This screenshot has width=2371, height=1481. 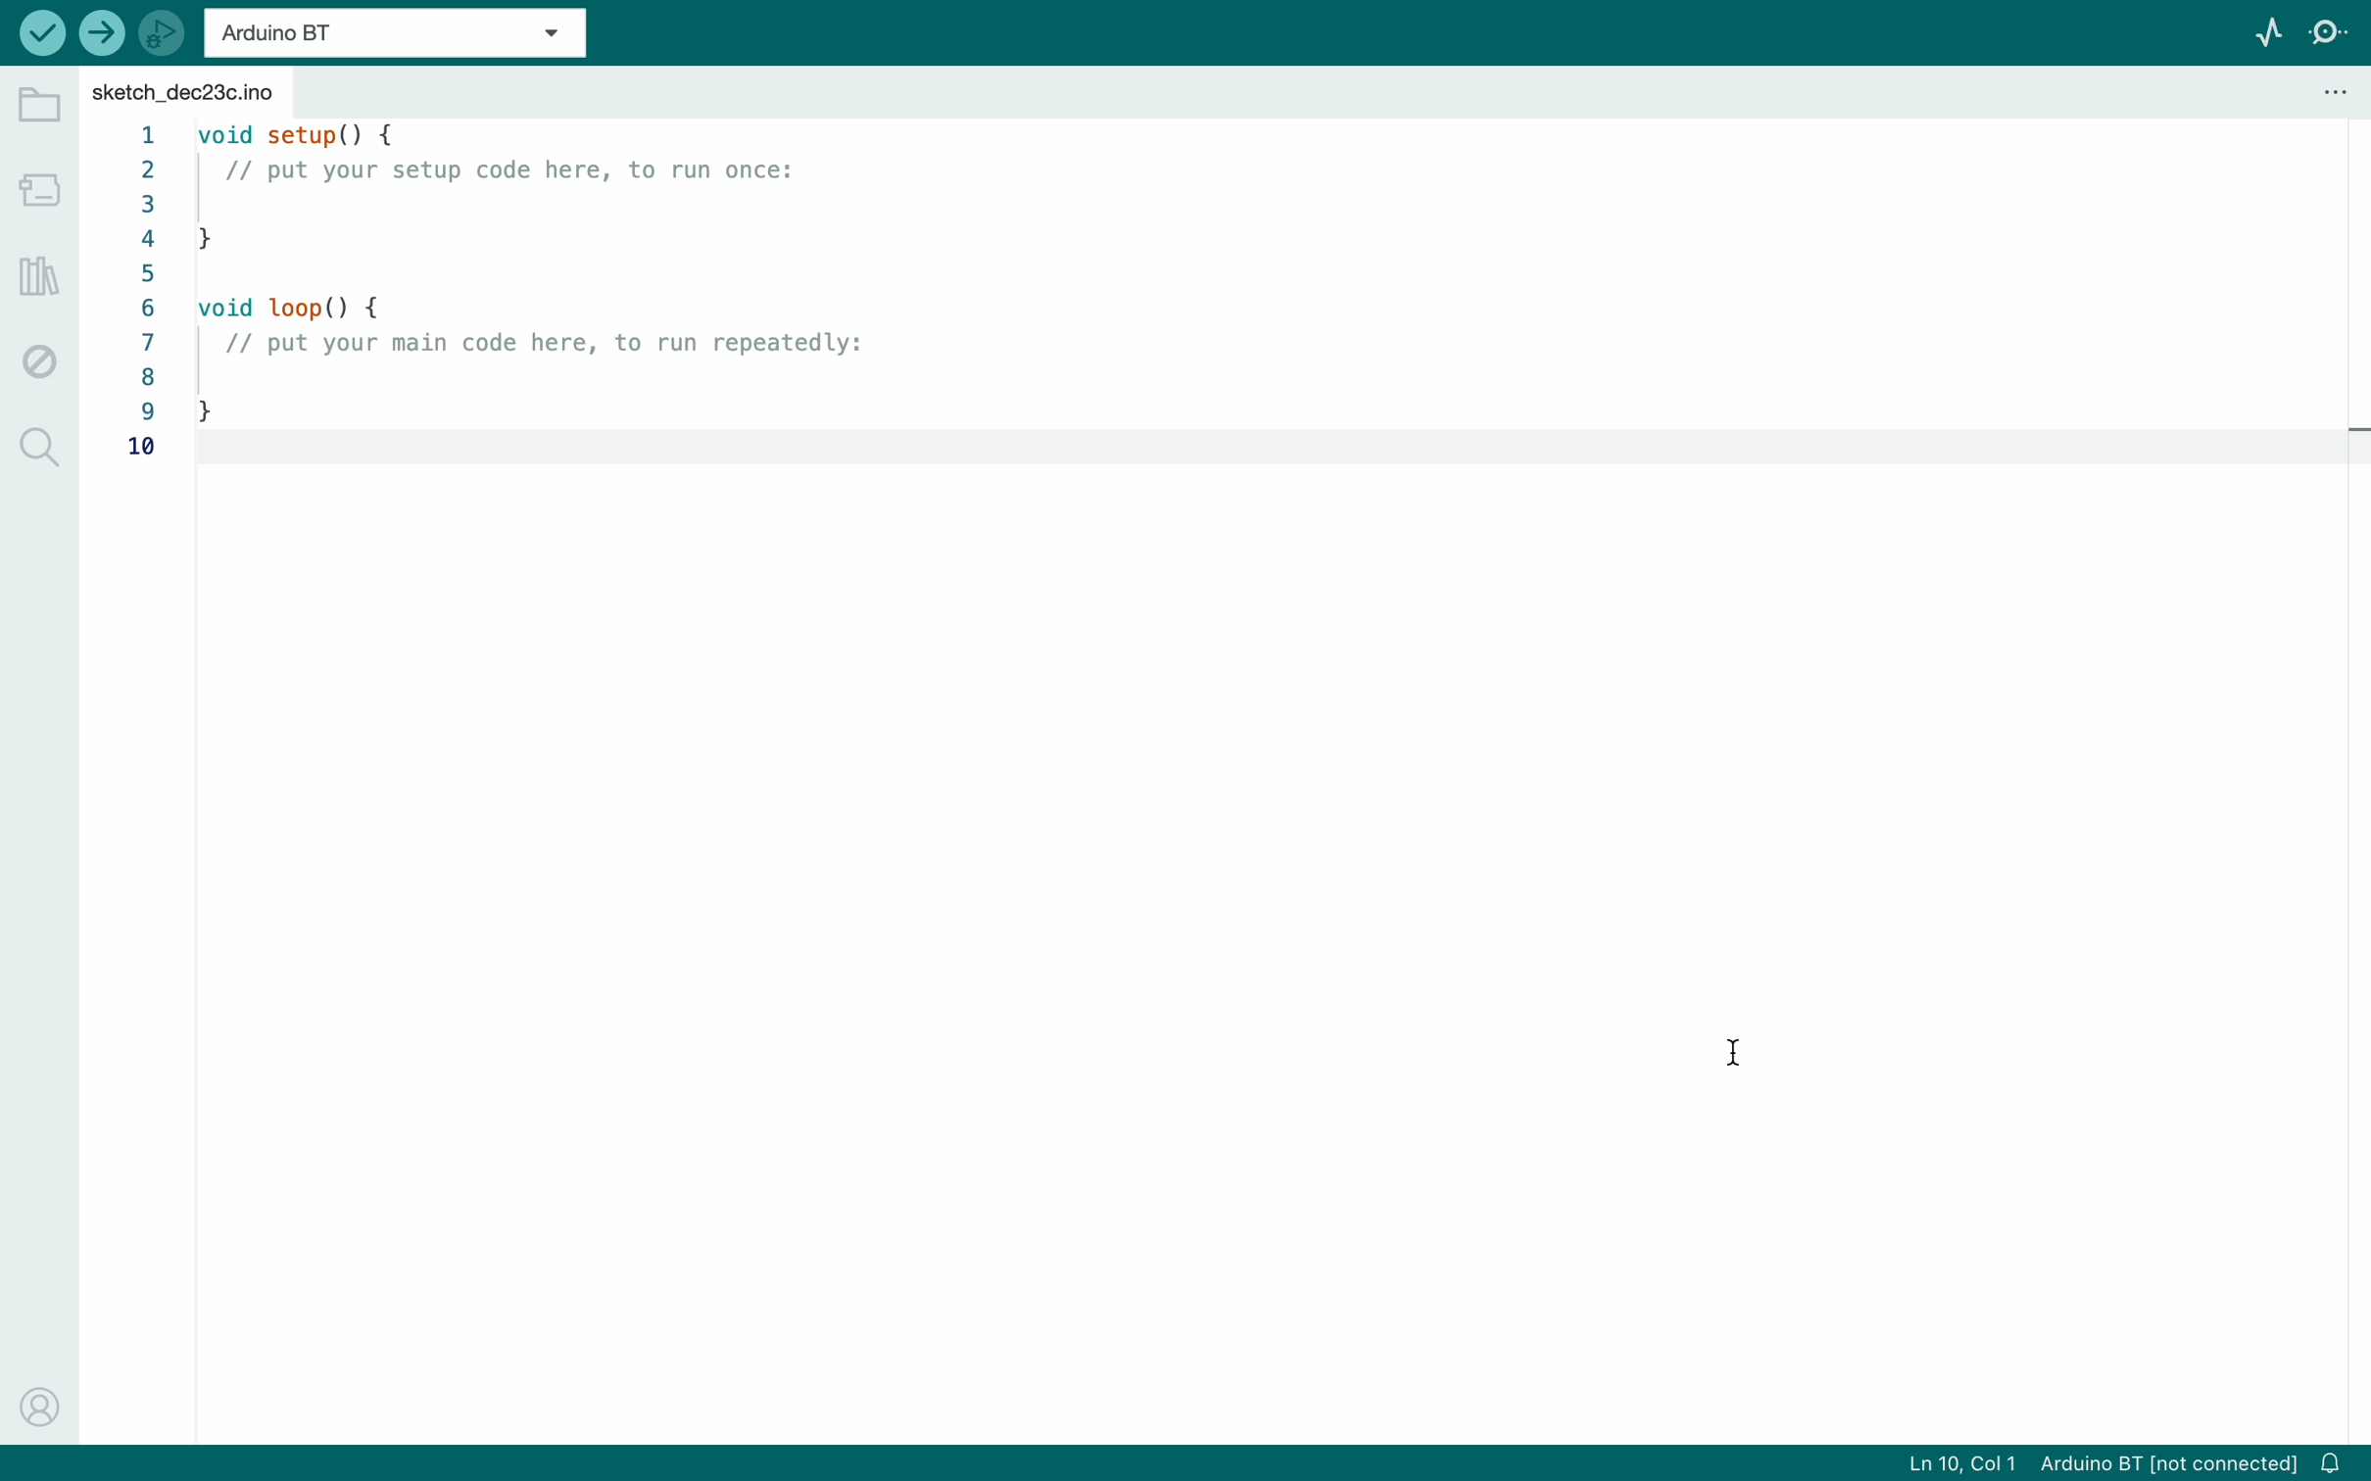 I want to click on file imformation, so click(x=2081, y=1464).